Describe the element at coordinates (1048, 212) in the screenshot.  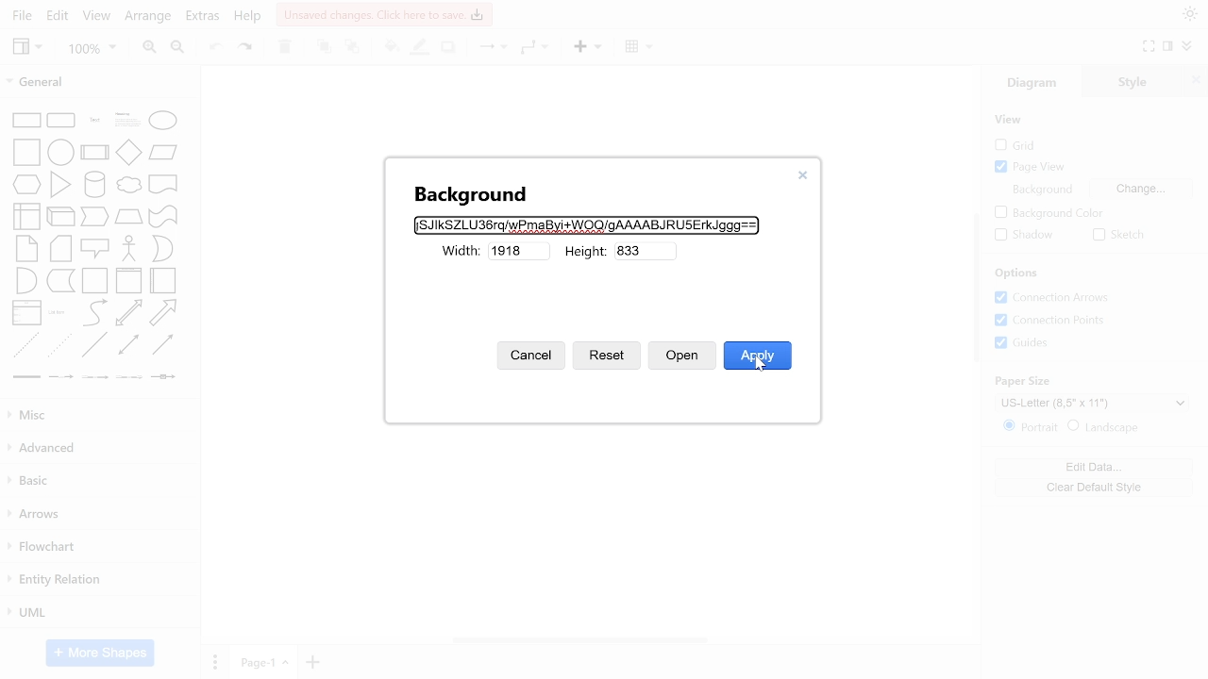
I see `background color` at that location.